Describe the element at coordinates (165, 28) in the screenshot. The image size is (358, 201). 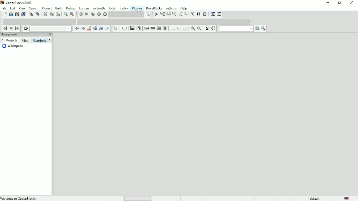
I see `Block instruction` at that location.